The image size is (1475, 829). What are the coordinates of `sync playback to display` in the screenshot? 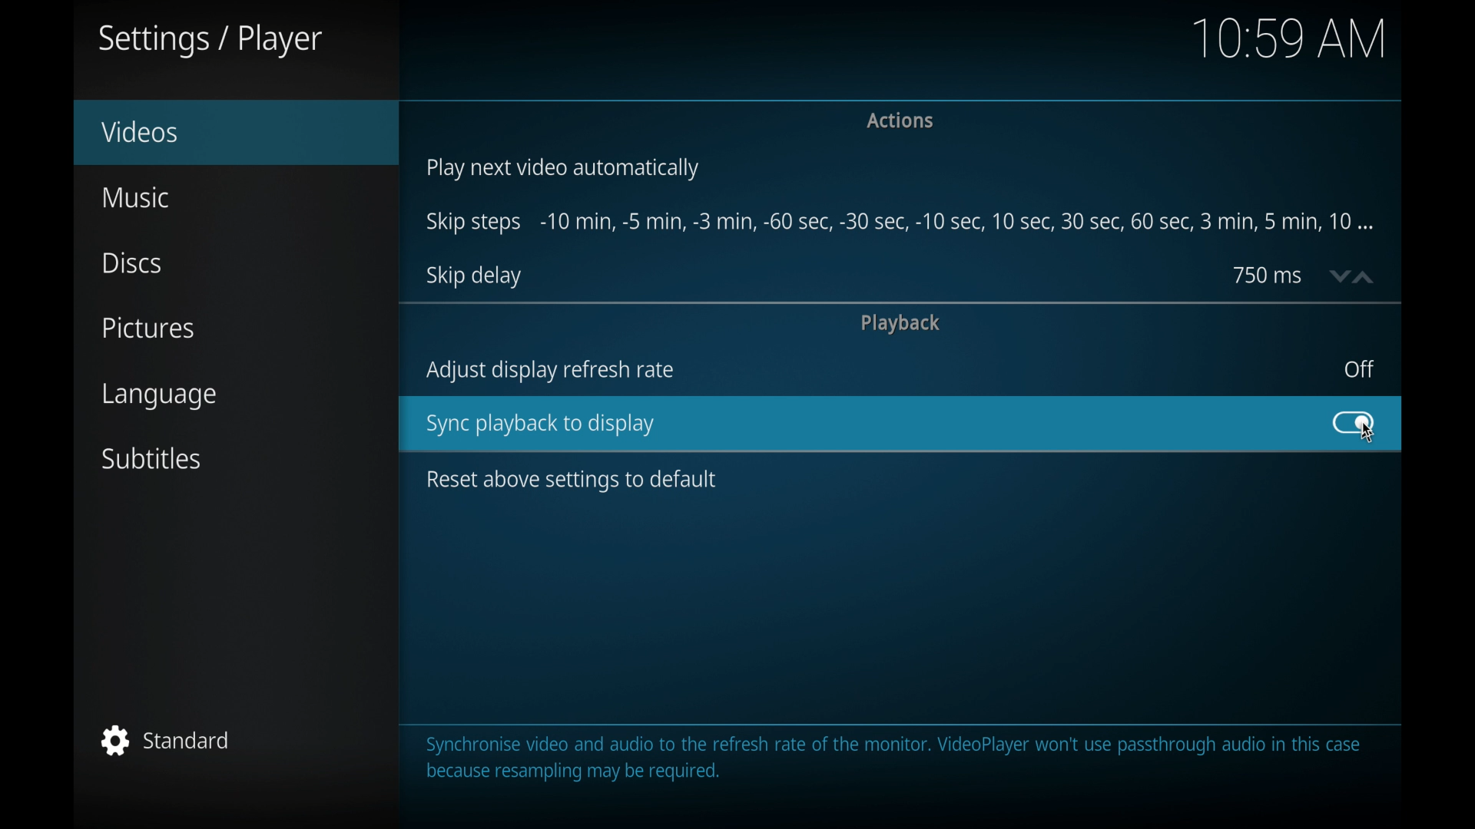 It's located at (541, 424).